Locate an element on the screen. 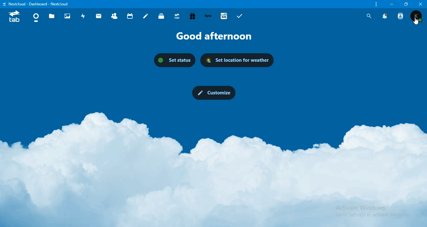 The height and width of the screenshot is (227, 427). notes is located at coordinates (146, 16).